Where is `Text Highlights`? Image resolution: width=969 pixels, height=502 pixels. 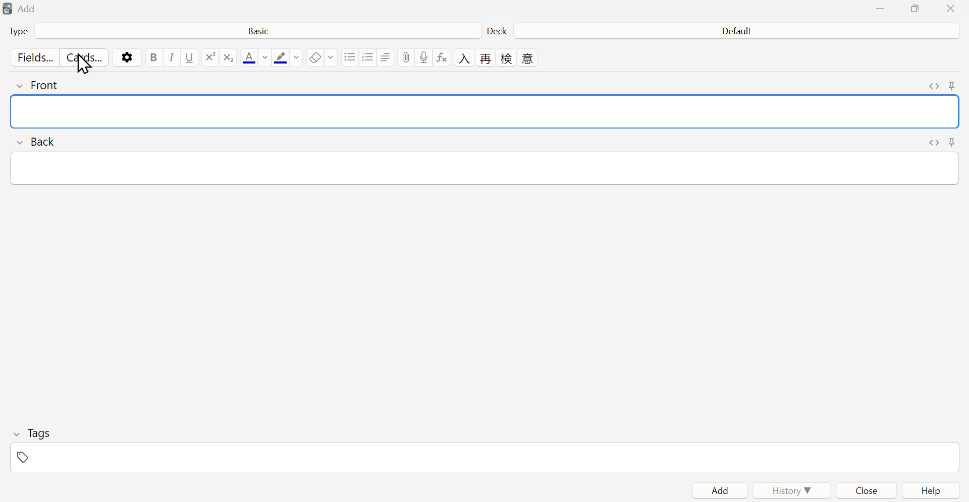
Text Highlights is located at coordinates (285, 58).